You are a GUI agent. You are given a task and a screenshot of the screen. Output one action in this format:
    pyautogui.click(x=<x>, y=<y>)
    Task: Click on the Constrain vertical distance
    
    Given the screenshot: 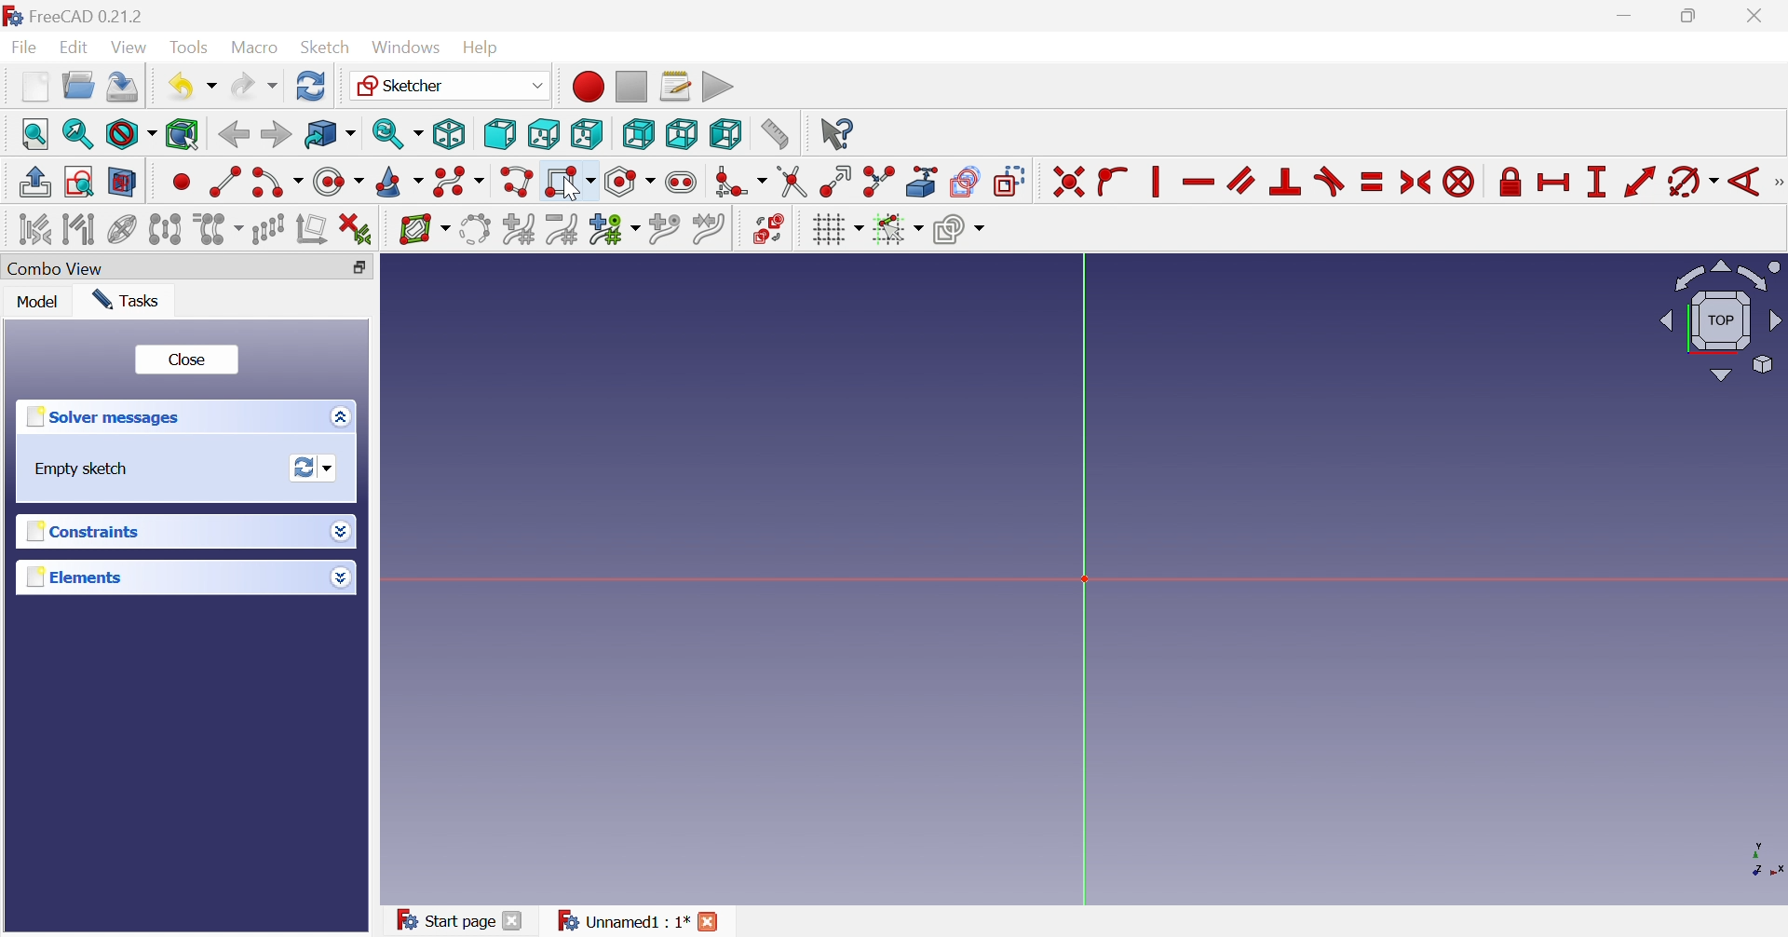 What is the action you would take?
    pyautogui.click(x=1595, y=182)
    